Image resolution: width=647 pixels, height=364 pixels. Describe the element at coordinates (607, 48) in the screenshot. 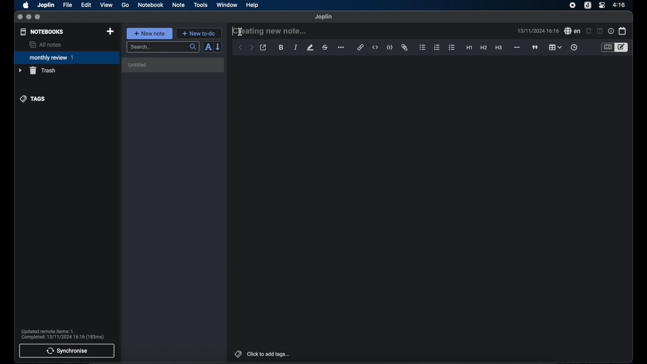

I see `toggle editor` at that location.